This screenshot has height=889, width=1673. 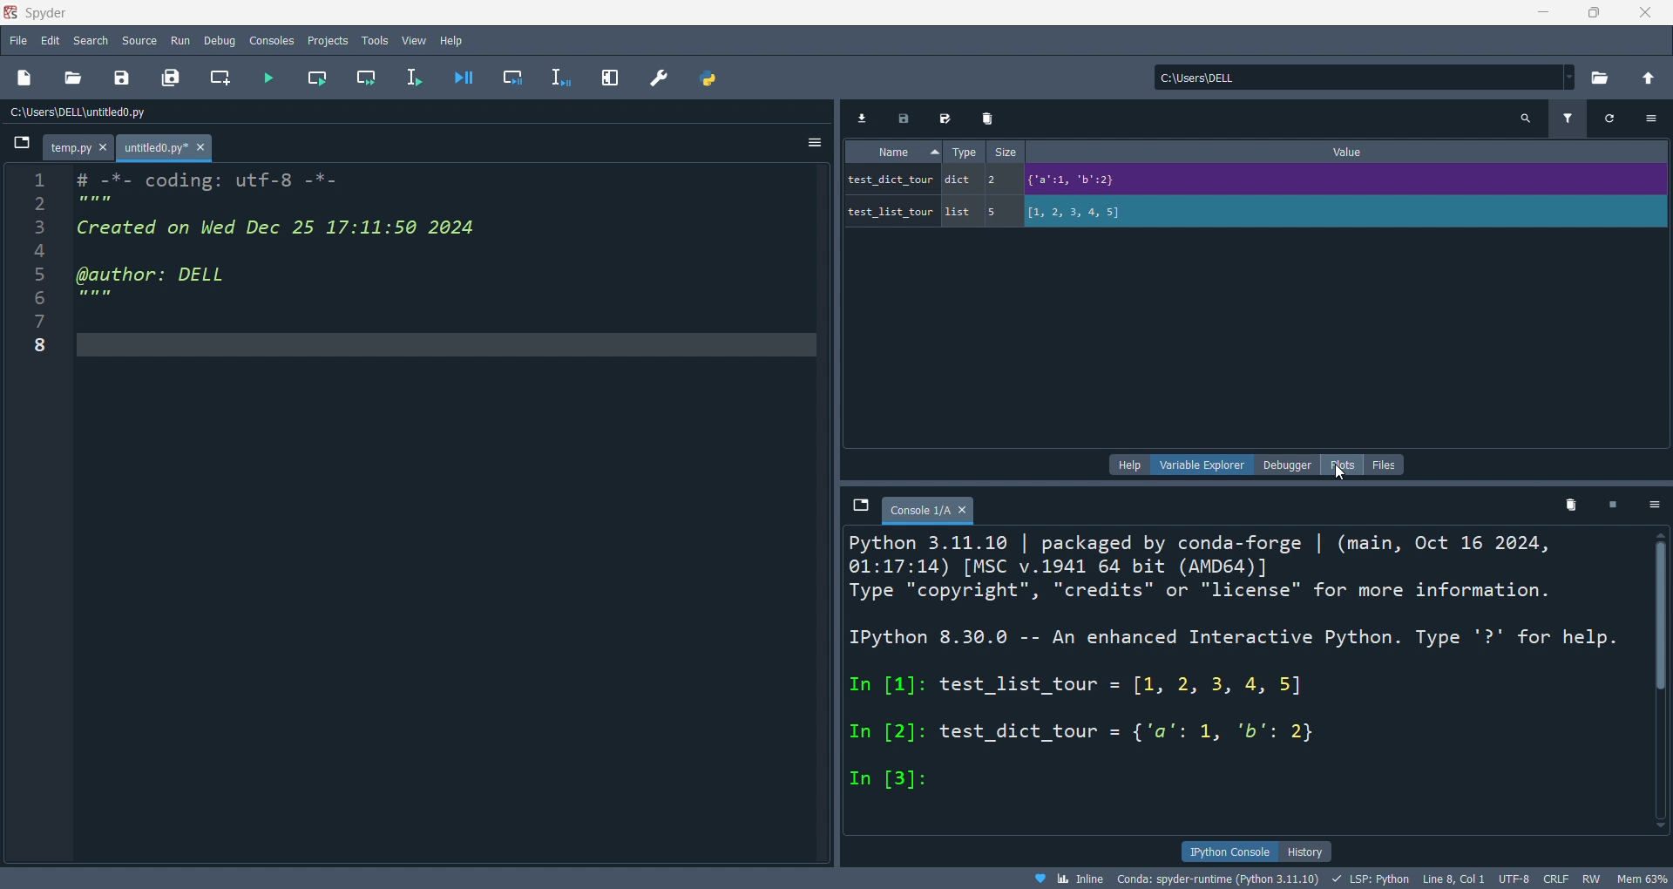 I want to click on new cell, so click(x=220, y=78).